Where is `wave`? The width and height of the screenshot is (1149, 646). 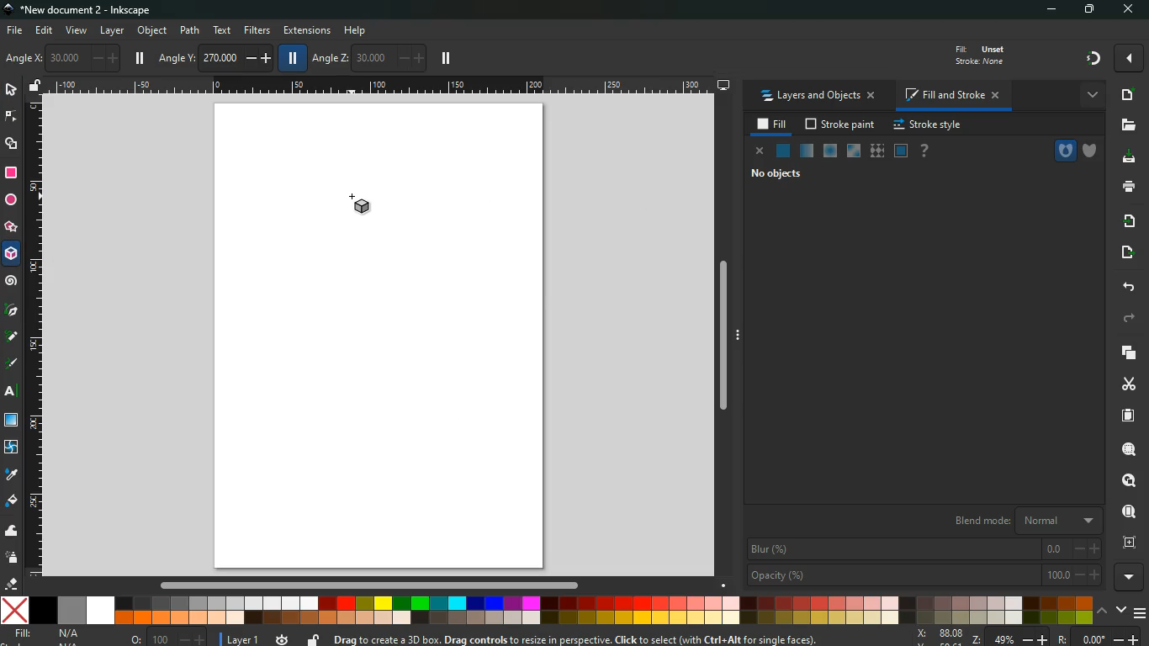 wave is located at coordinates (12, 532).